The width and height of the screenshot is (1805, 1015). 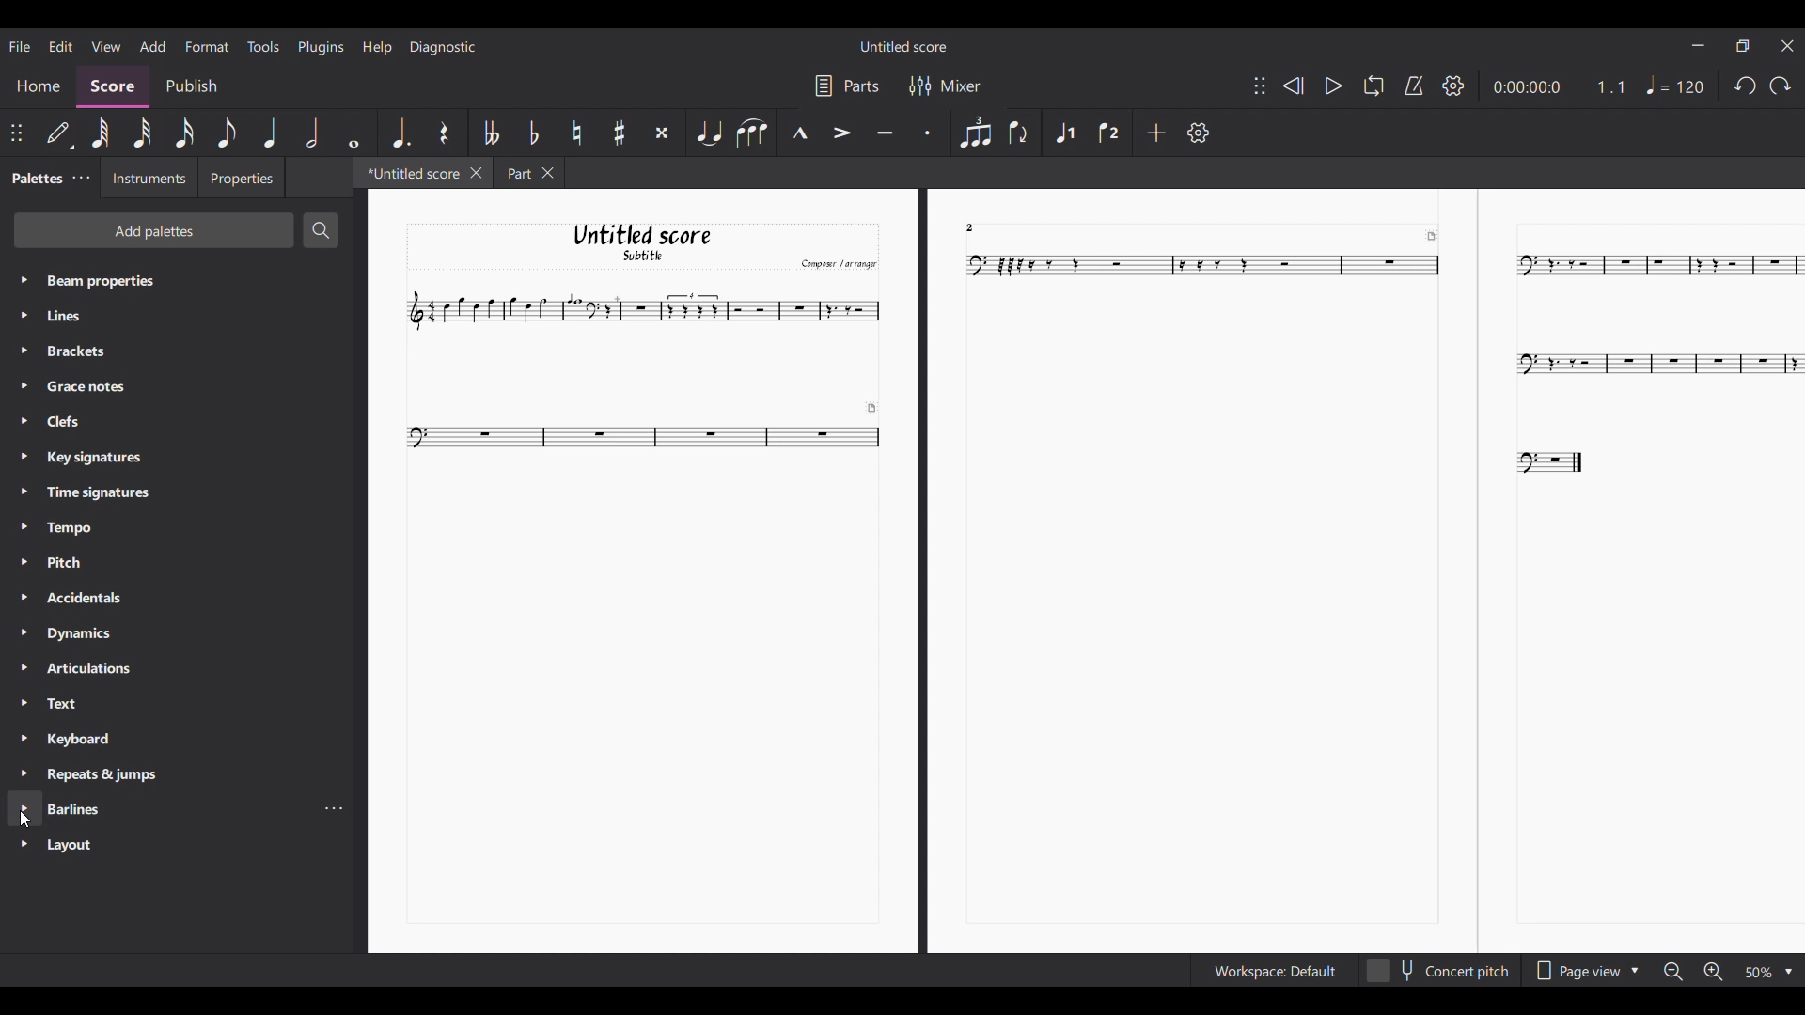 I want to click on File menu , so click(x=20, y=46).